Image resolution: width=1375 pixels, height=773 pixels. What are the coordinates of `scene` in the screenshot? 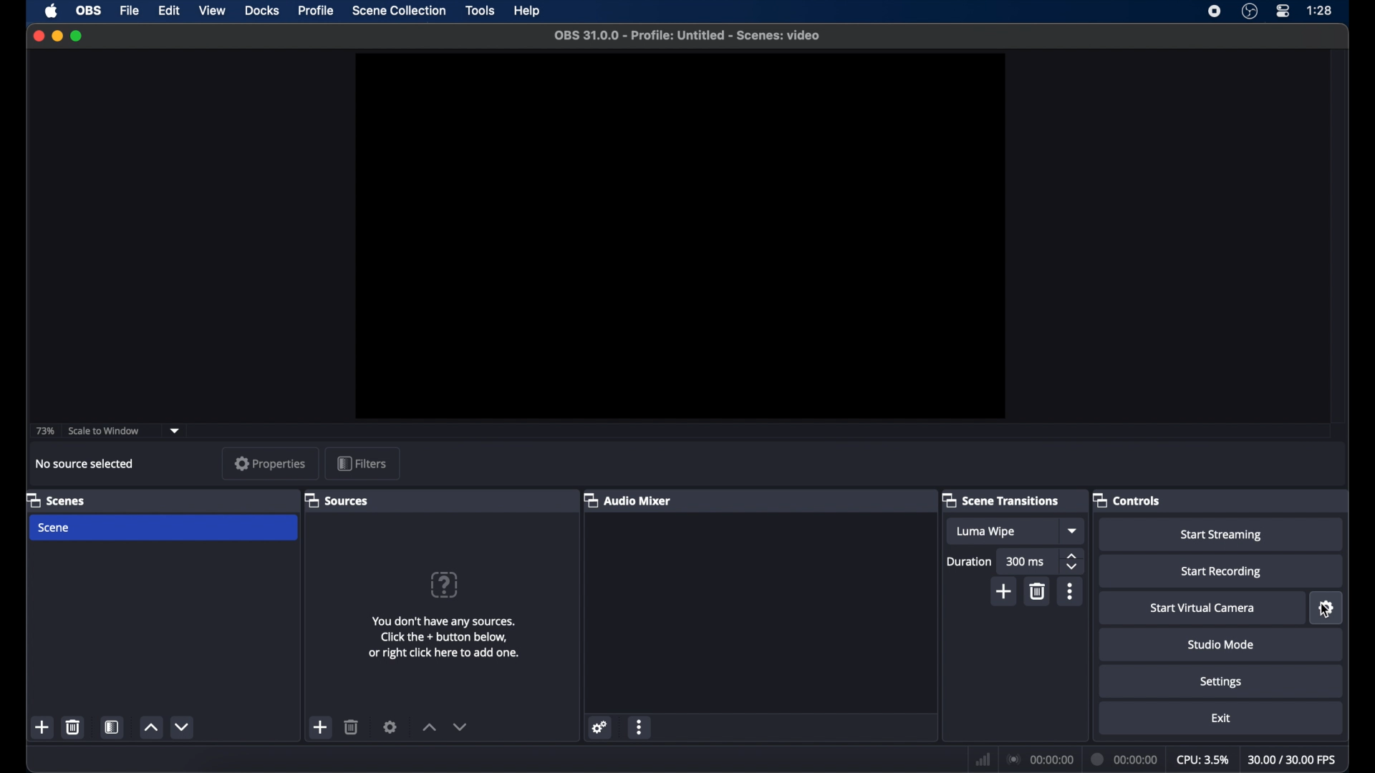 It's located at (163, 528).